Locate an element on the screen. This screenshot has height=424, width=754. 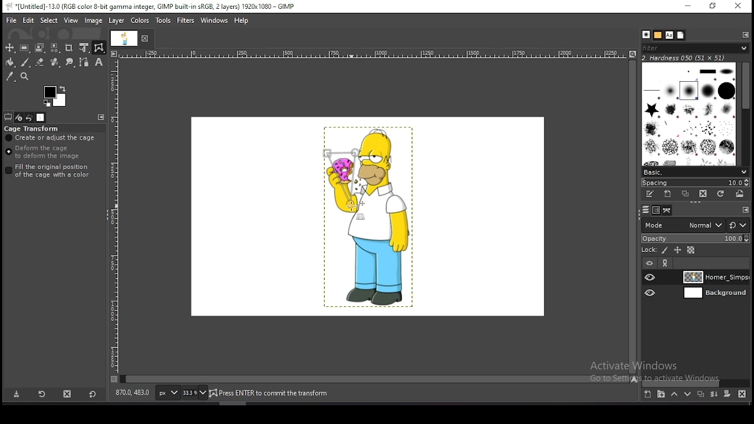
opacity is located at coordinates (695, 238).